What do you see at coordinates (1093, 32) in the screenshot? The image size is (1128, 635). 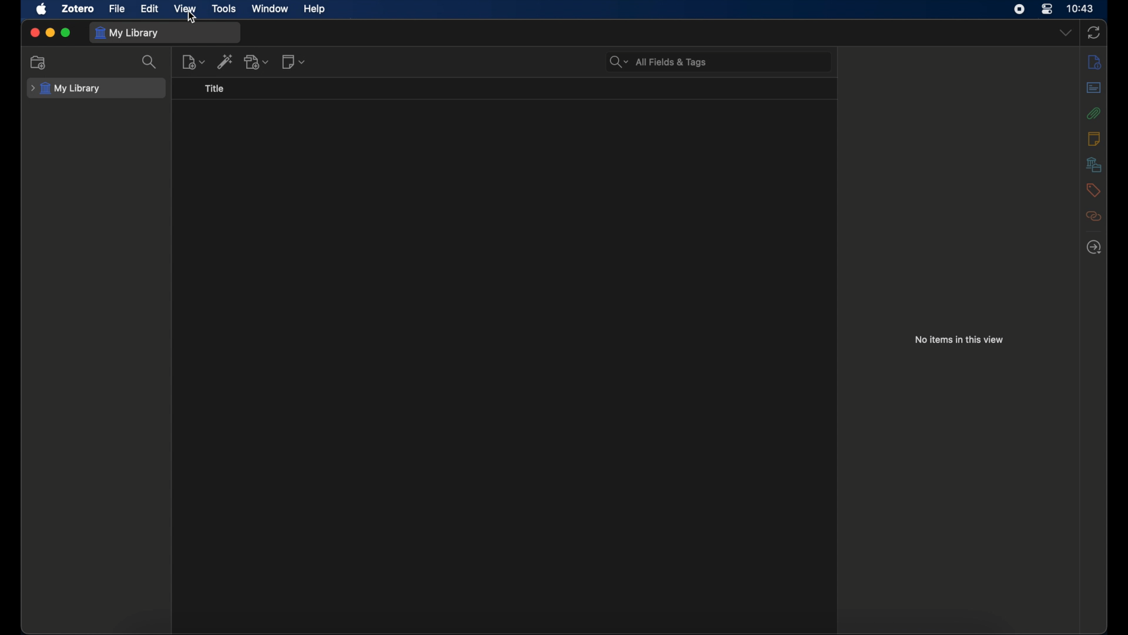 I see `sync` at bounding box center [1093, 32].